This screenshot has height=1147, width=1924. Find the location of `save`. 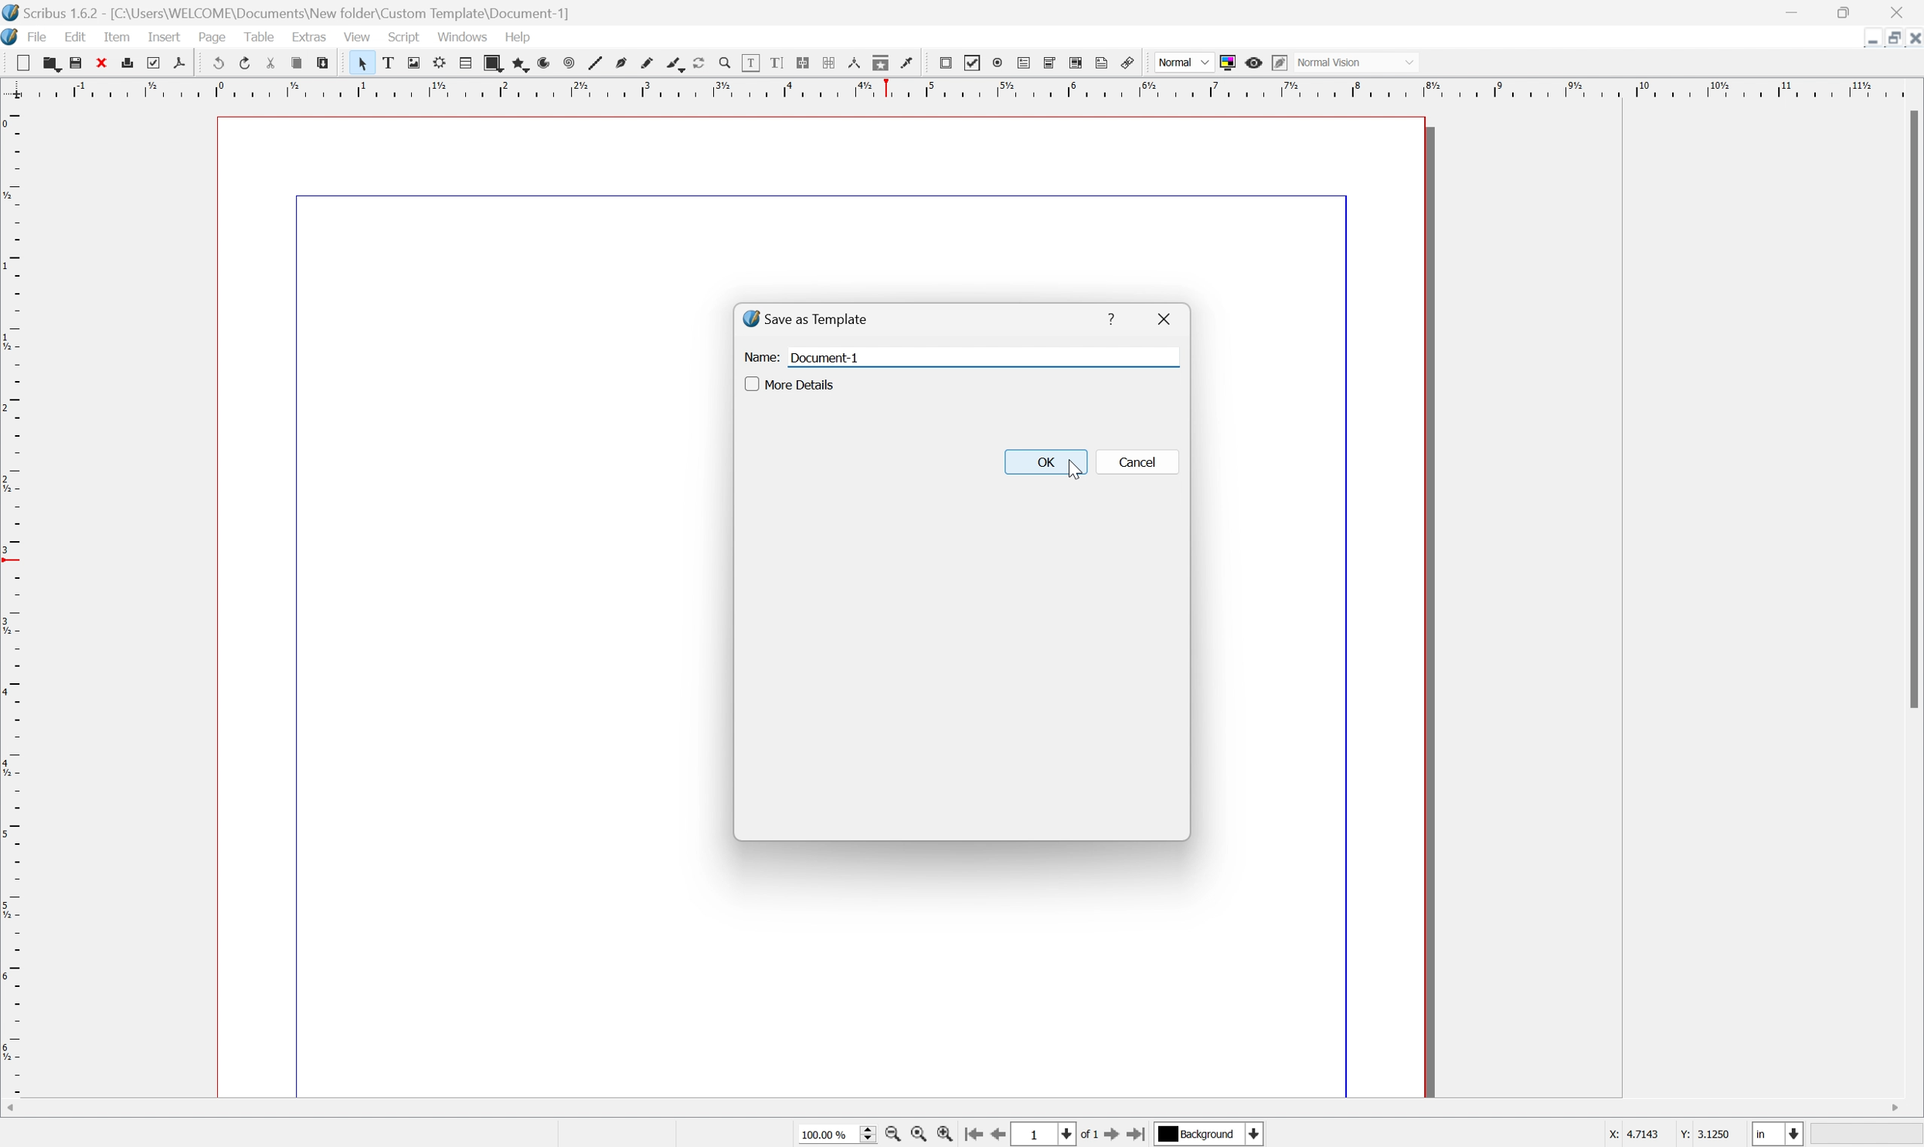

save is located at coordinates (76, 60).